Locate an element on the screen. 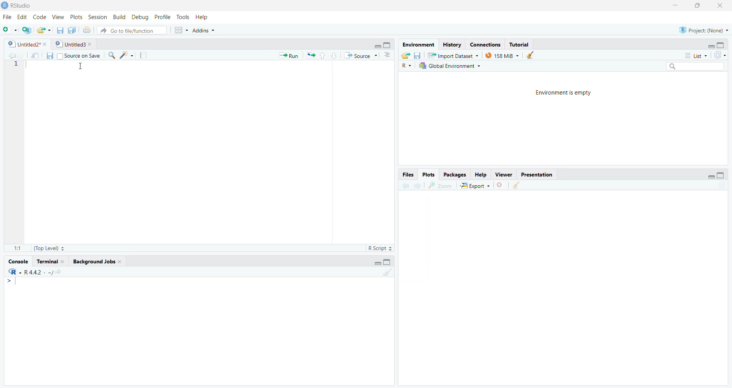  List  is located at coordinates (693, 55).